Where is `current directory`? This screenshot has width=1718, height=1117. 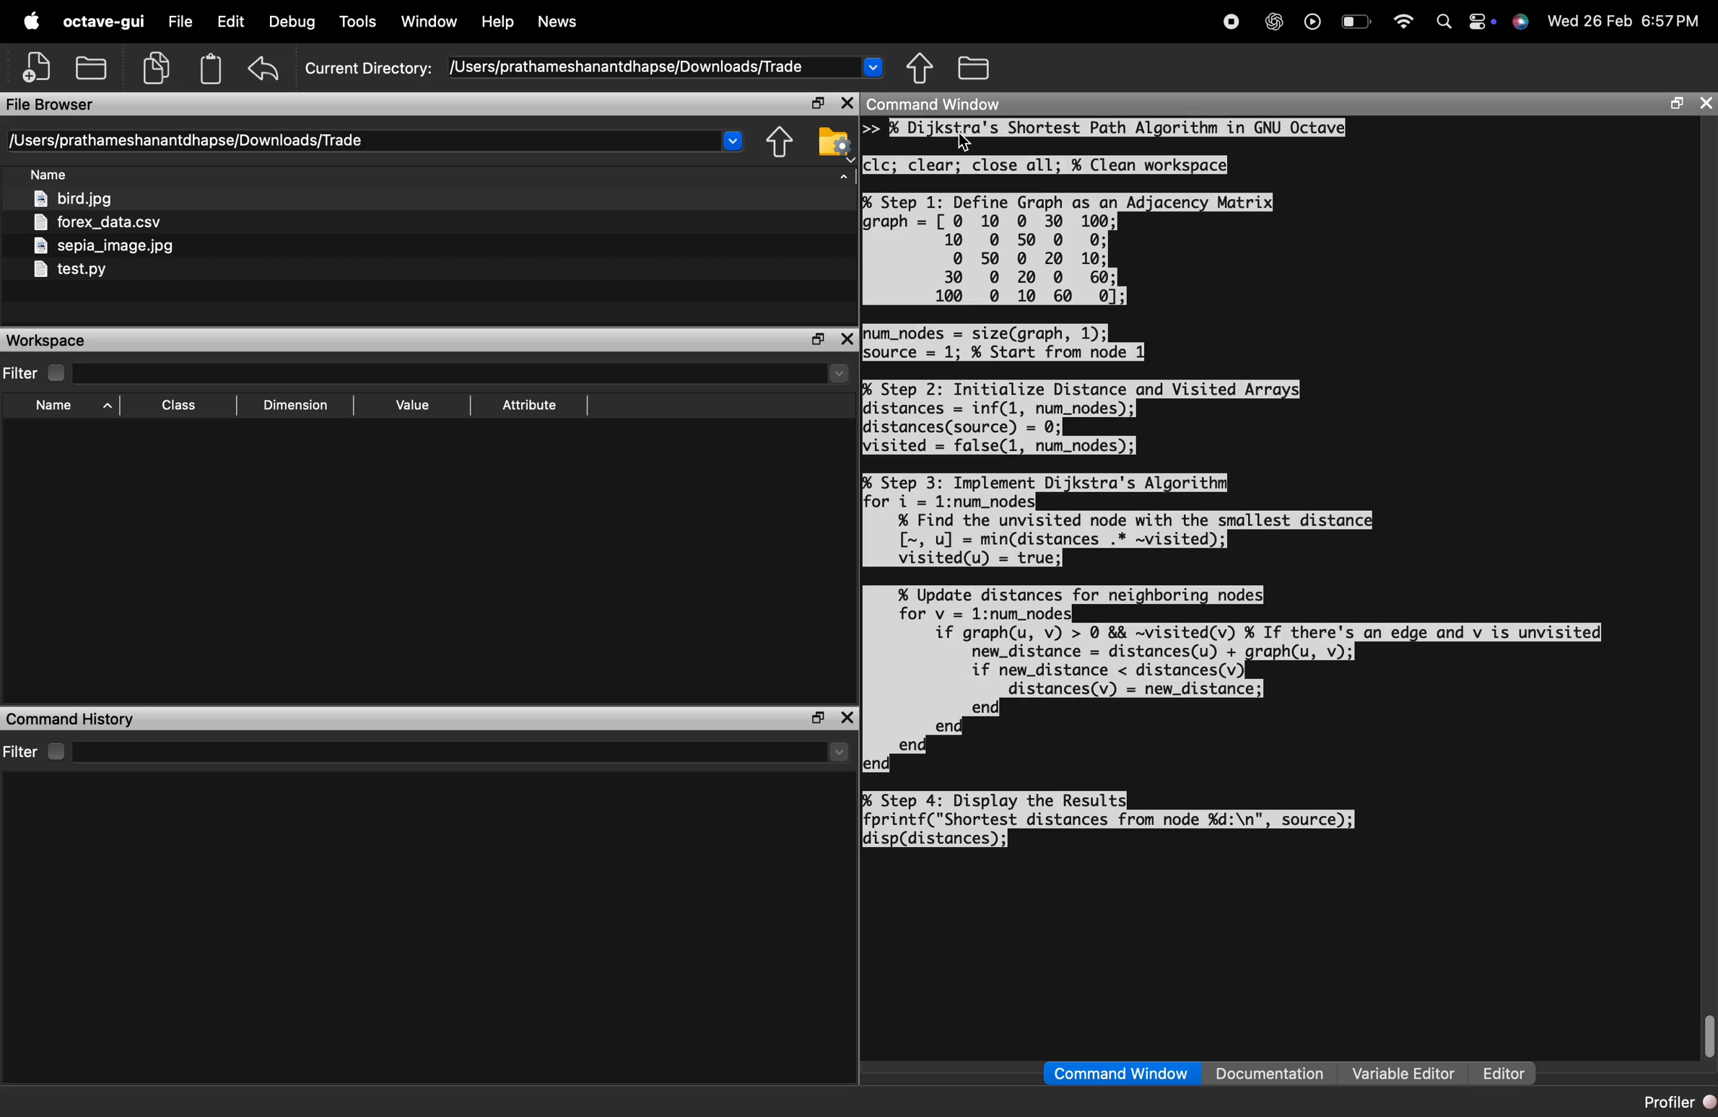
current directory is located at coordinates (593, 67).